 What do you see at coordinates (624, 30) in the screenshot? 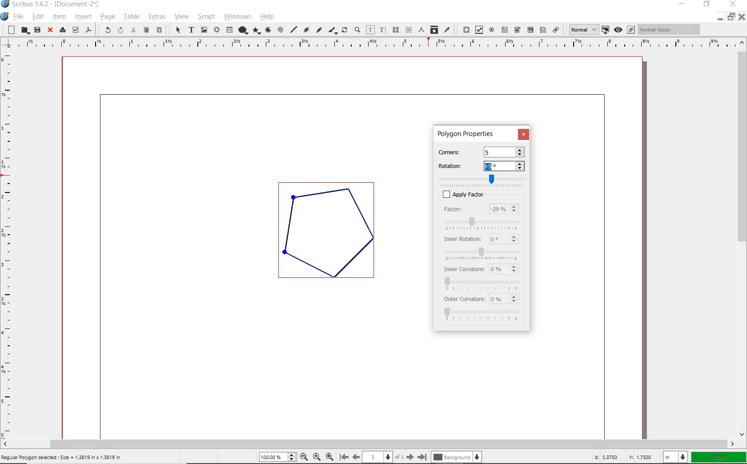
I see `preview mode` at bounding box center [624, 30].